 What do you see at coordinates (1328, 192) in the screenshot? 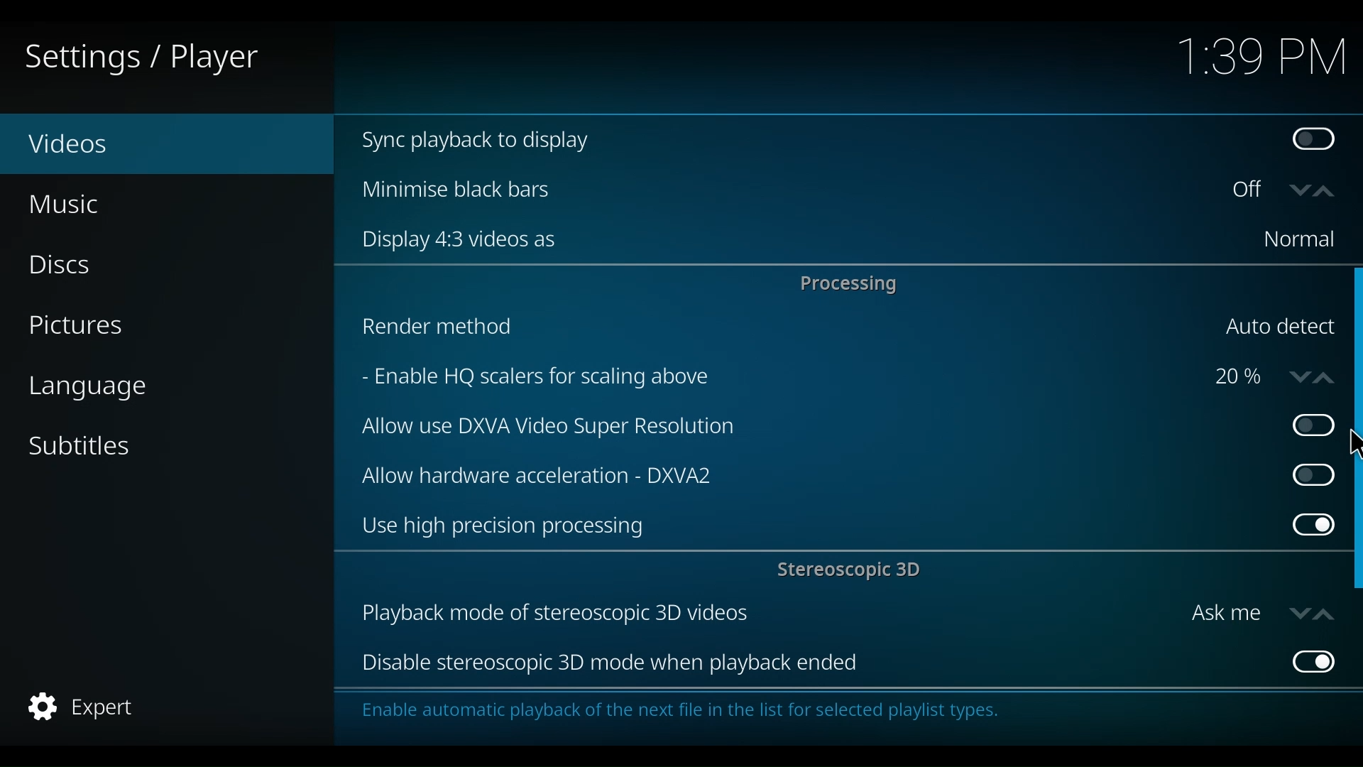
I see `up` at bounding box center [1328, 192].